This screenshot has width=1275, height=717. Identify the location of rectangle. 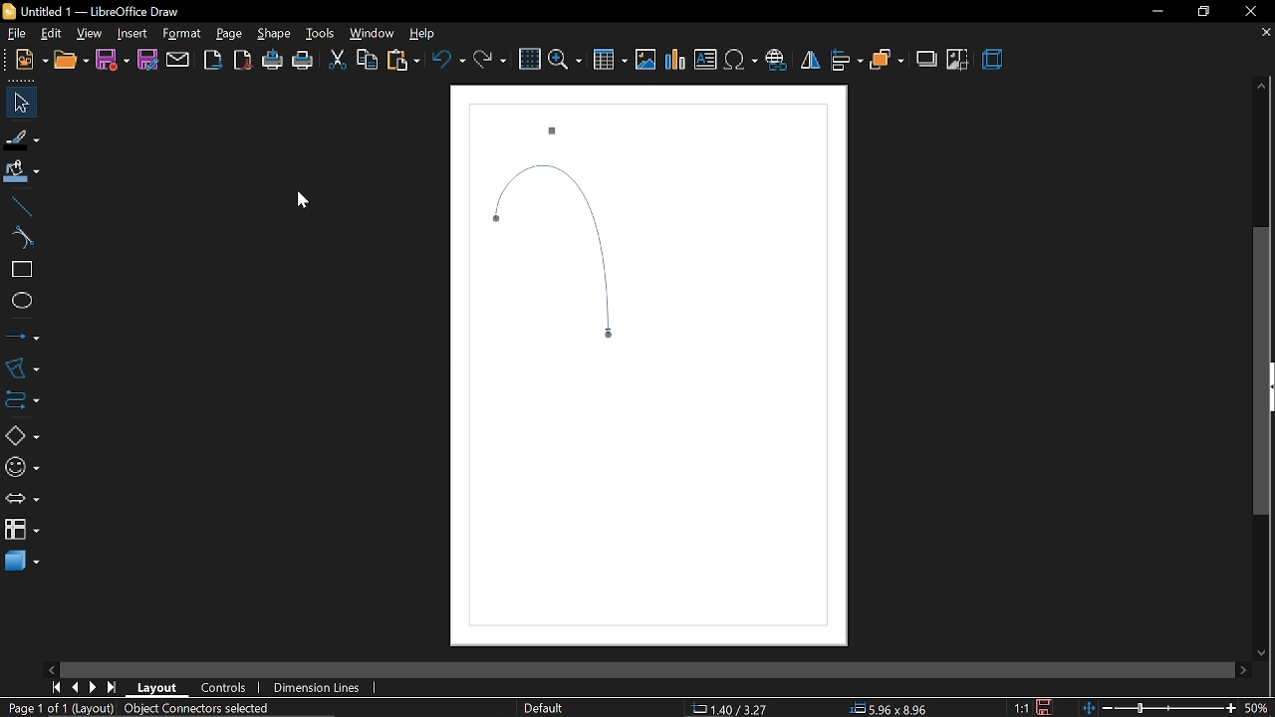
(18, 270).